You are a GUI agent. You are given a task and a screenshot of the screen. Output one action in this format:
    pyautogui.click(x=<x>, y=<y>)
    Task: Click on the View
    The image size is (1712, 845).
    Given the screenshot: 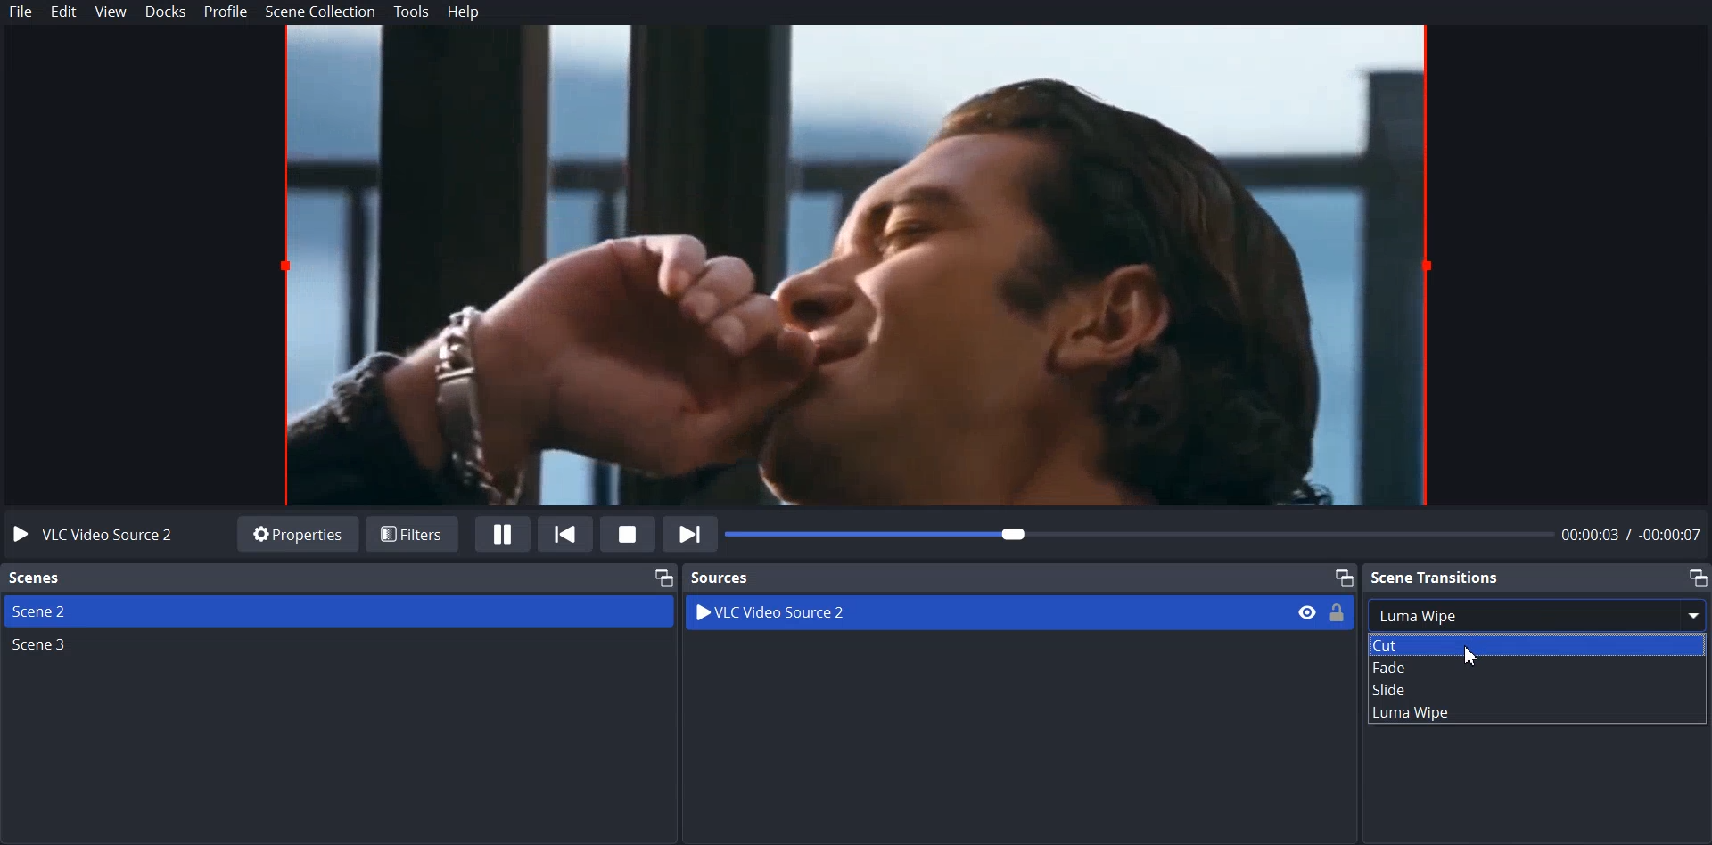 What is the action you would take?
    pyautogui.click(x=111, y=12)
    